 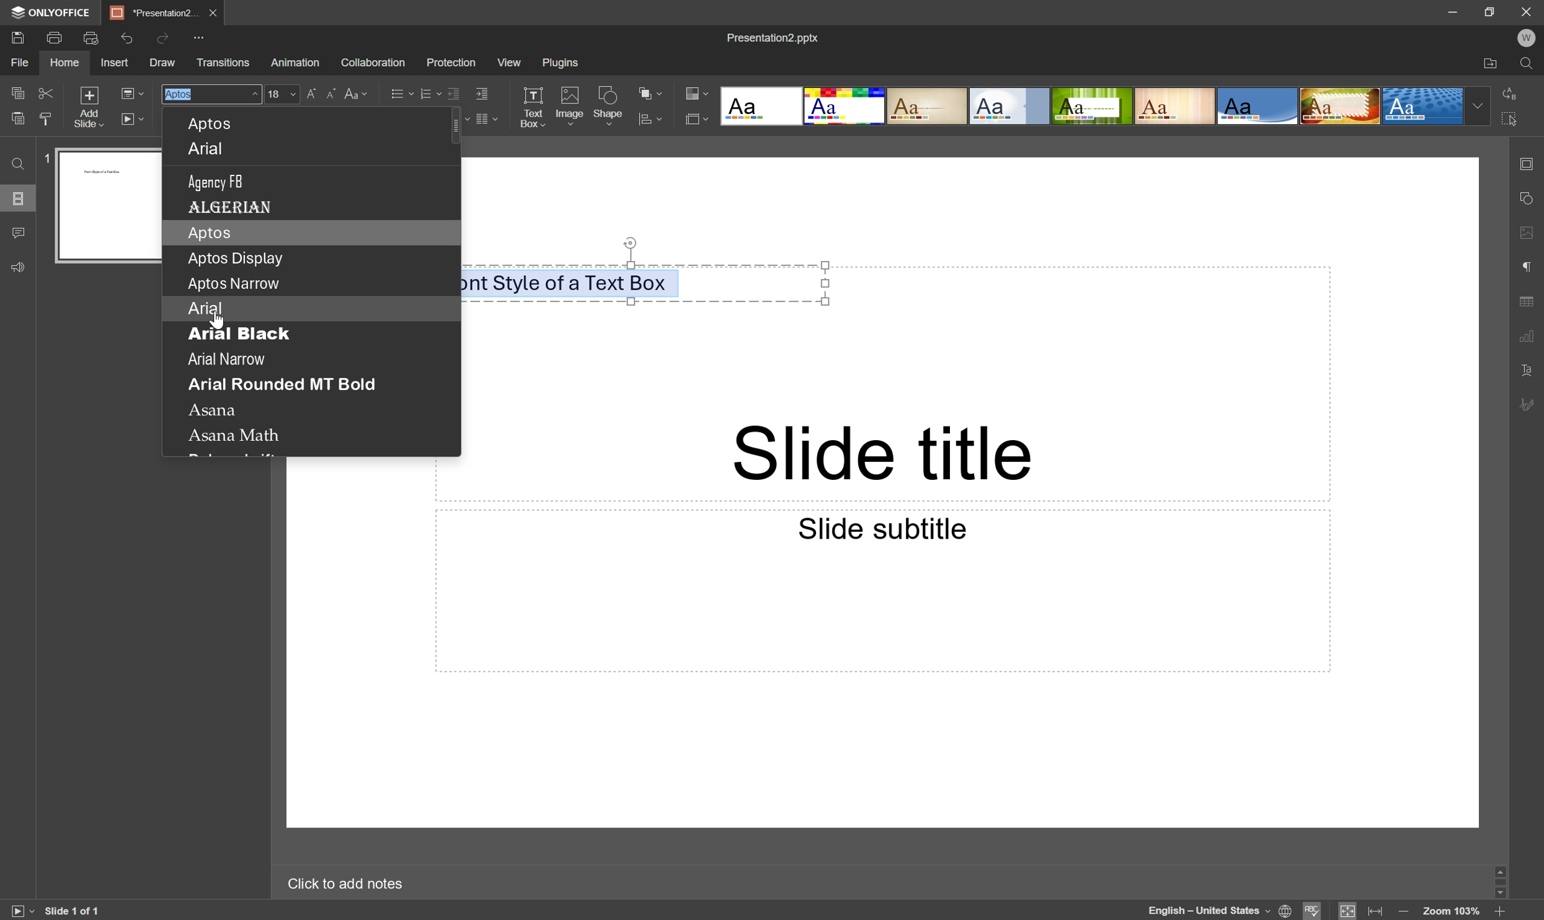 I want to click on Find, so click(x=1528, y=63).